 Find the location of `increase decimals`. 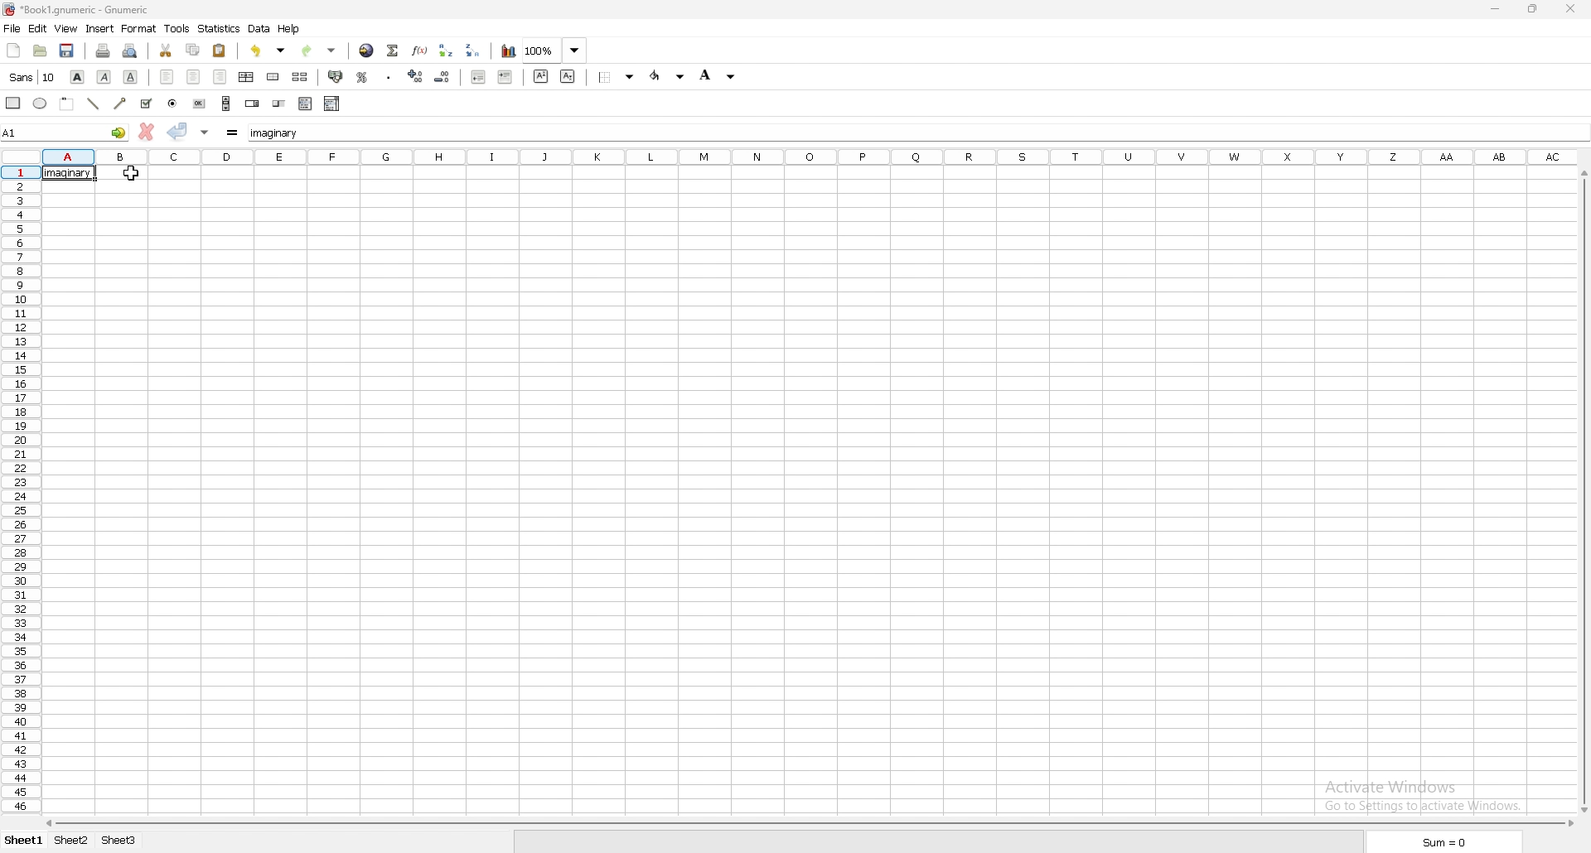

increase decimals is located at coordinates (416, 76).